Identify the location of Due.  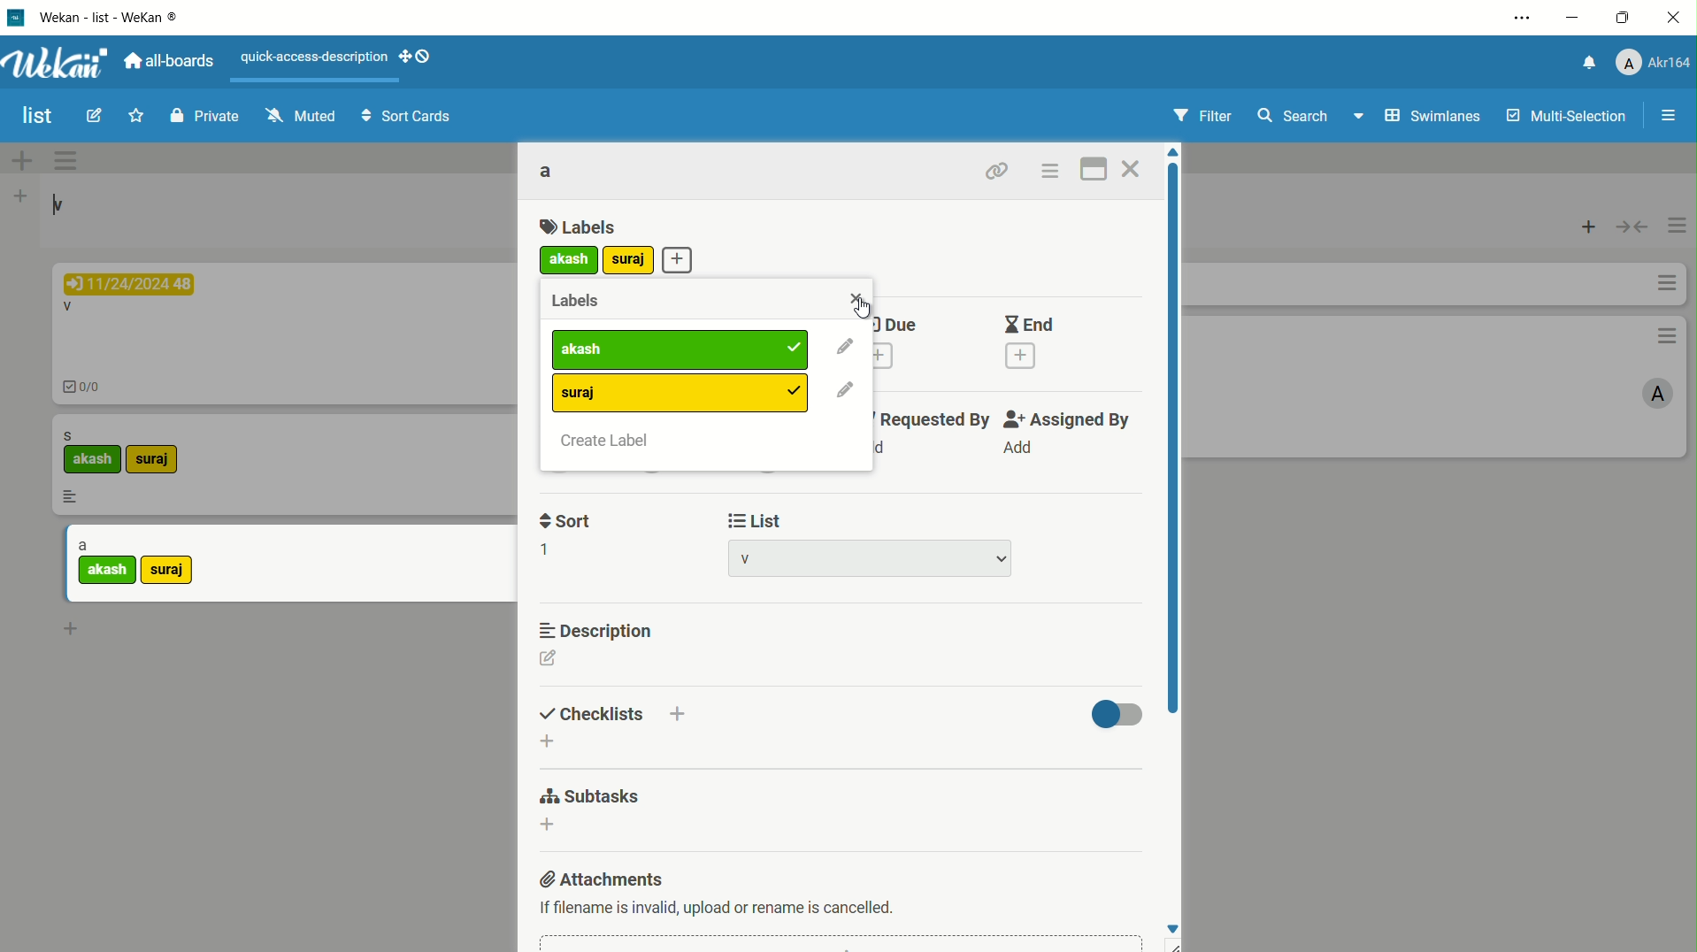
(915, 322).